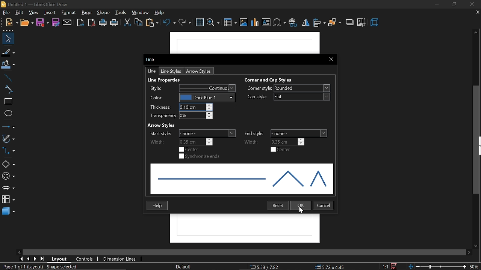 The width and height of the screenshot is (481, 270). What do you see at coordinates (139, 22) in the screenshot?
I see `copy` at bounding box center [139, 22].